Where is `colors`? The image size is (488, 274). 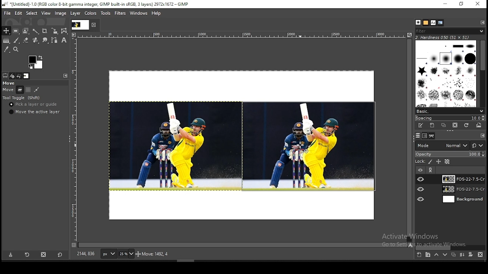
colors is located at coordinates (91, 14).